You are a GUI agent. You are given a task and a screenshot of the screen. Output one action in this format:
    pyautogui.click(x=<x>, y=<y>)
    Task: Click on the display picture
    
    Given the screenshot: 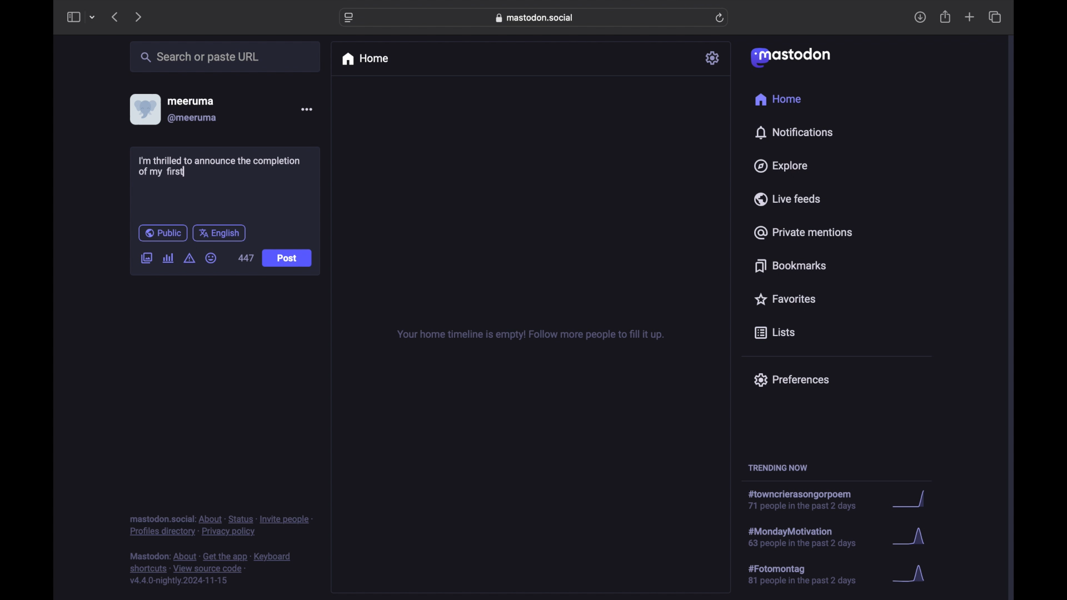 What is the action you would take?
    pyautogui.click(x=144, y=109)
    